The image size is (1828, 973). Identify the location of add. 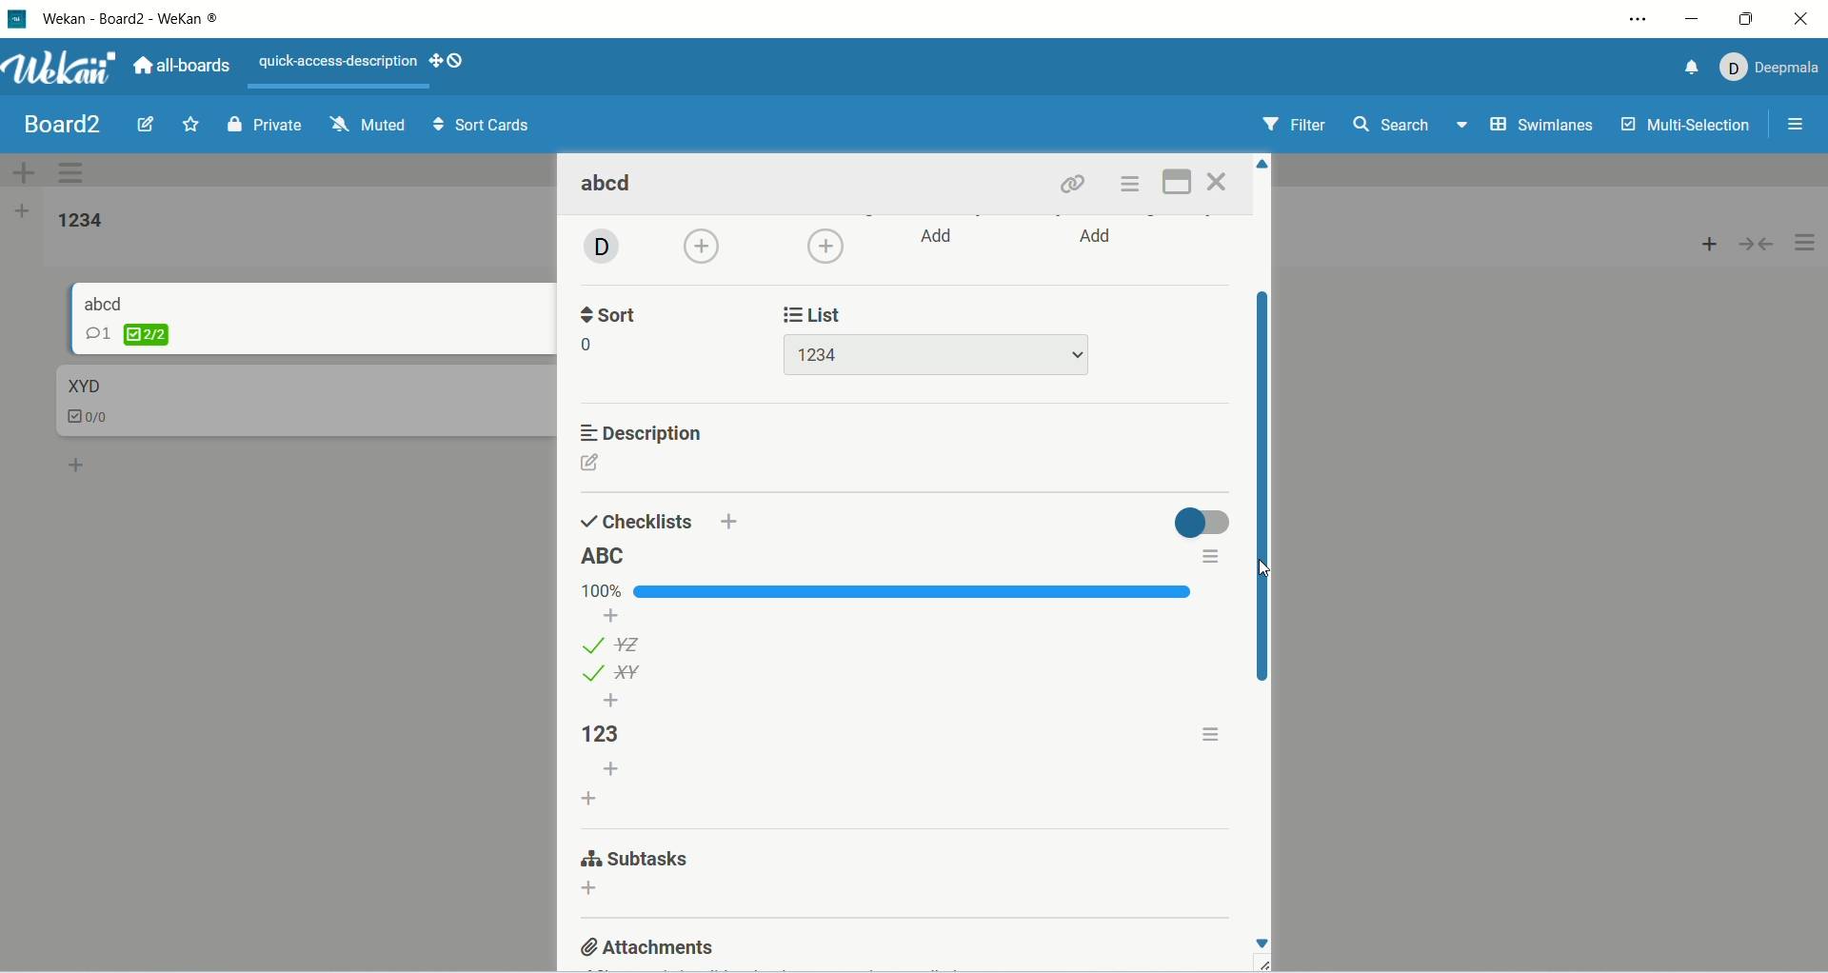
(1704, 248).